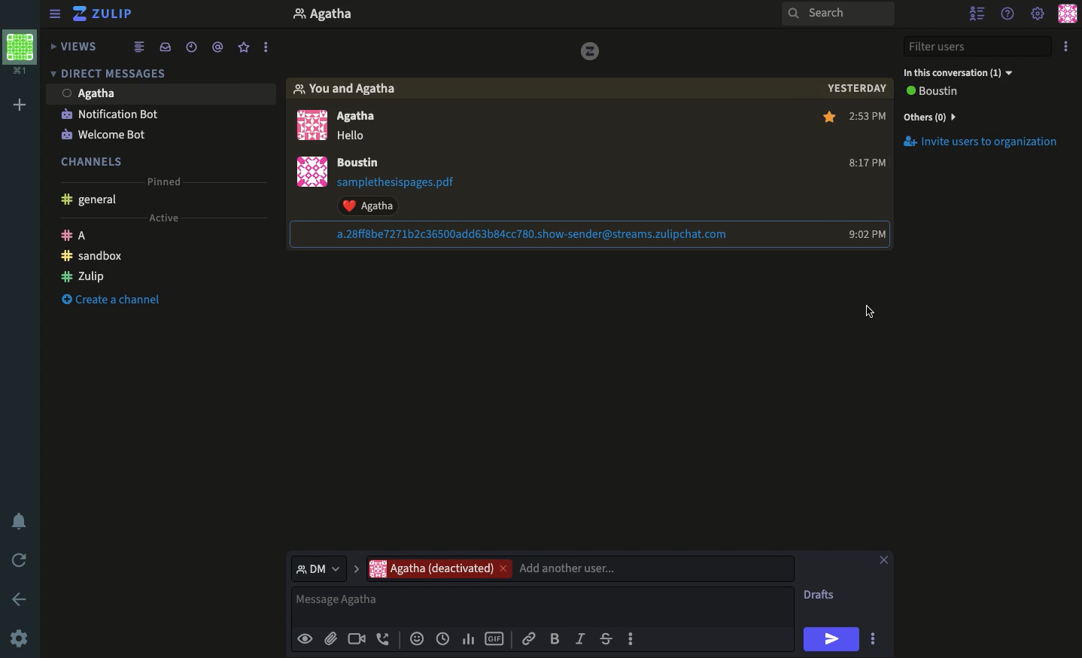  I want to click on Add, so click(23, 105).